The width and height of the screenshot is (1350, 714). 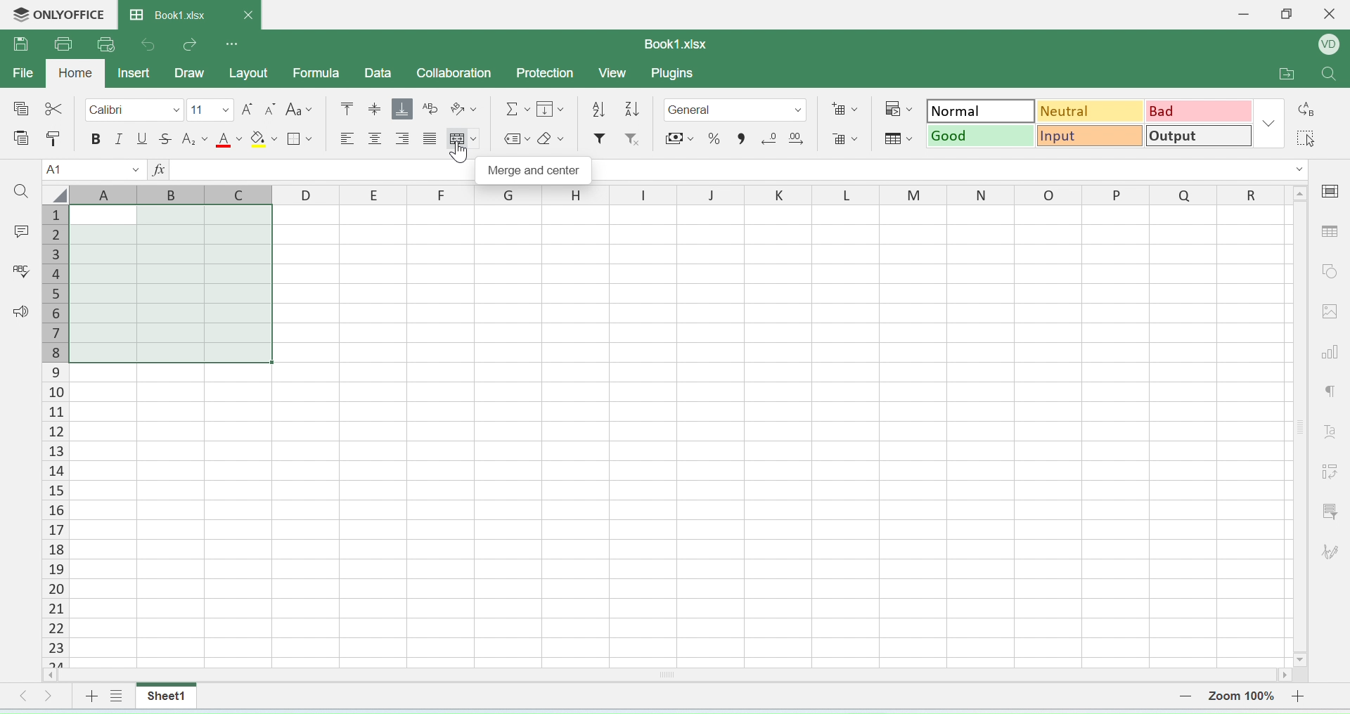 I want to click on chart, so click(x=1332, y=350).